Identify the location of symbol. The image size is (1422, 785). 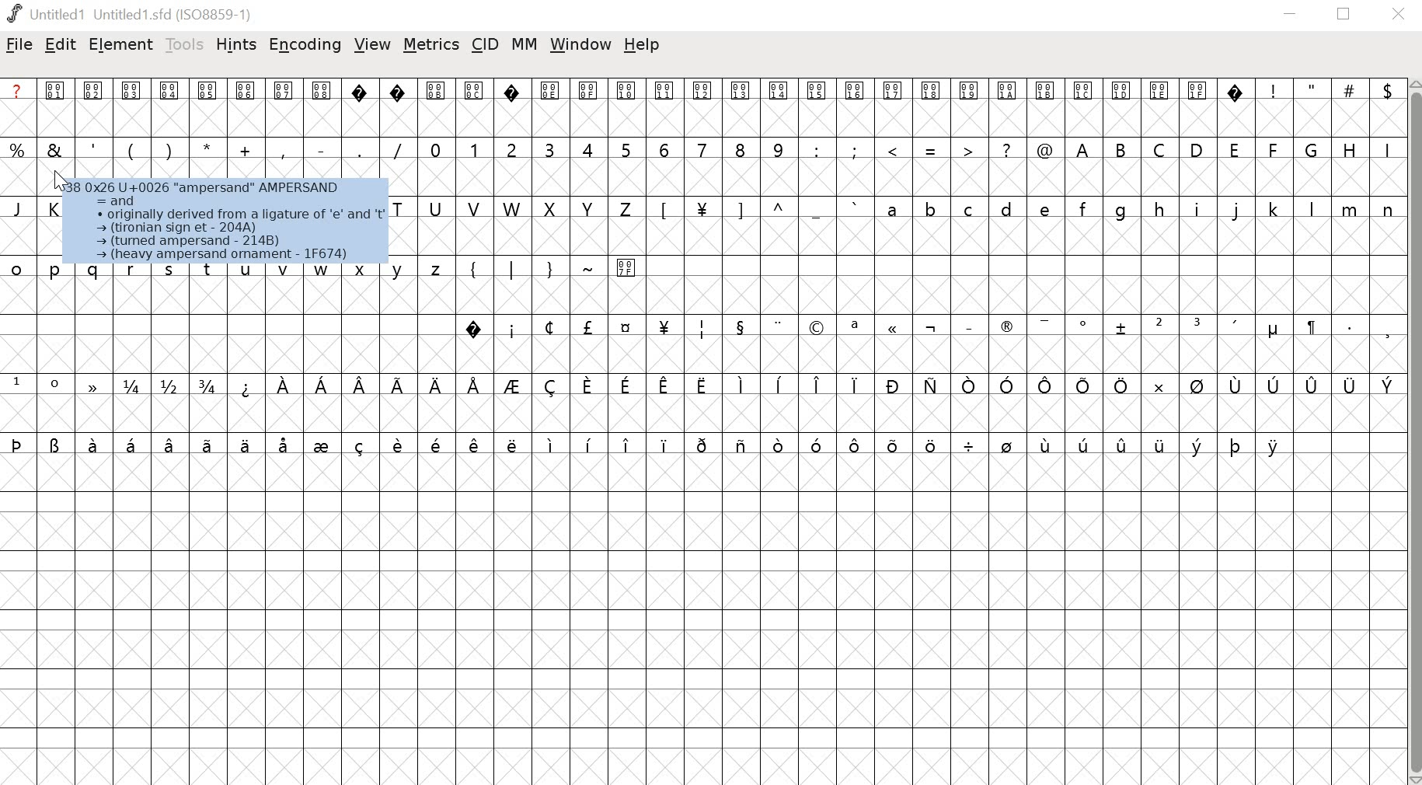
(931, 327).